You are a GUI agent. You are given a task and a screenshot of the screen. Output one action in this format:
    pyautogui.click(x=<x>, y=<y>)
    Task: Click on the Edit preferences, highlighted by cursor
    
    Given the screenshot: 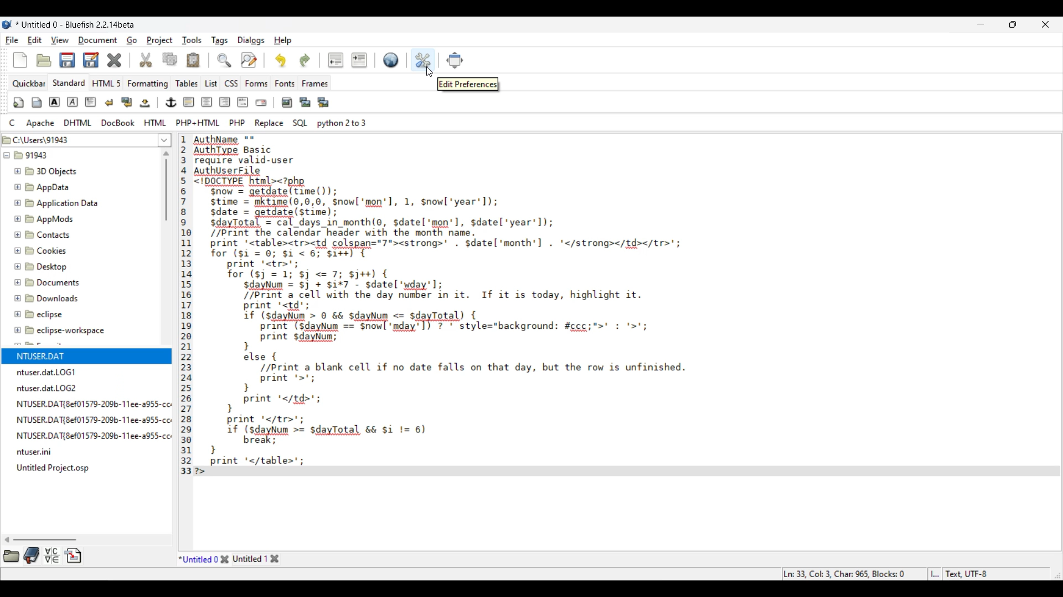 What is the action you would take?
    pyautogui.click(x=424, y=59)
    